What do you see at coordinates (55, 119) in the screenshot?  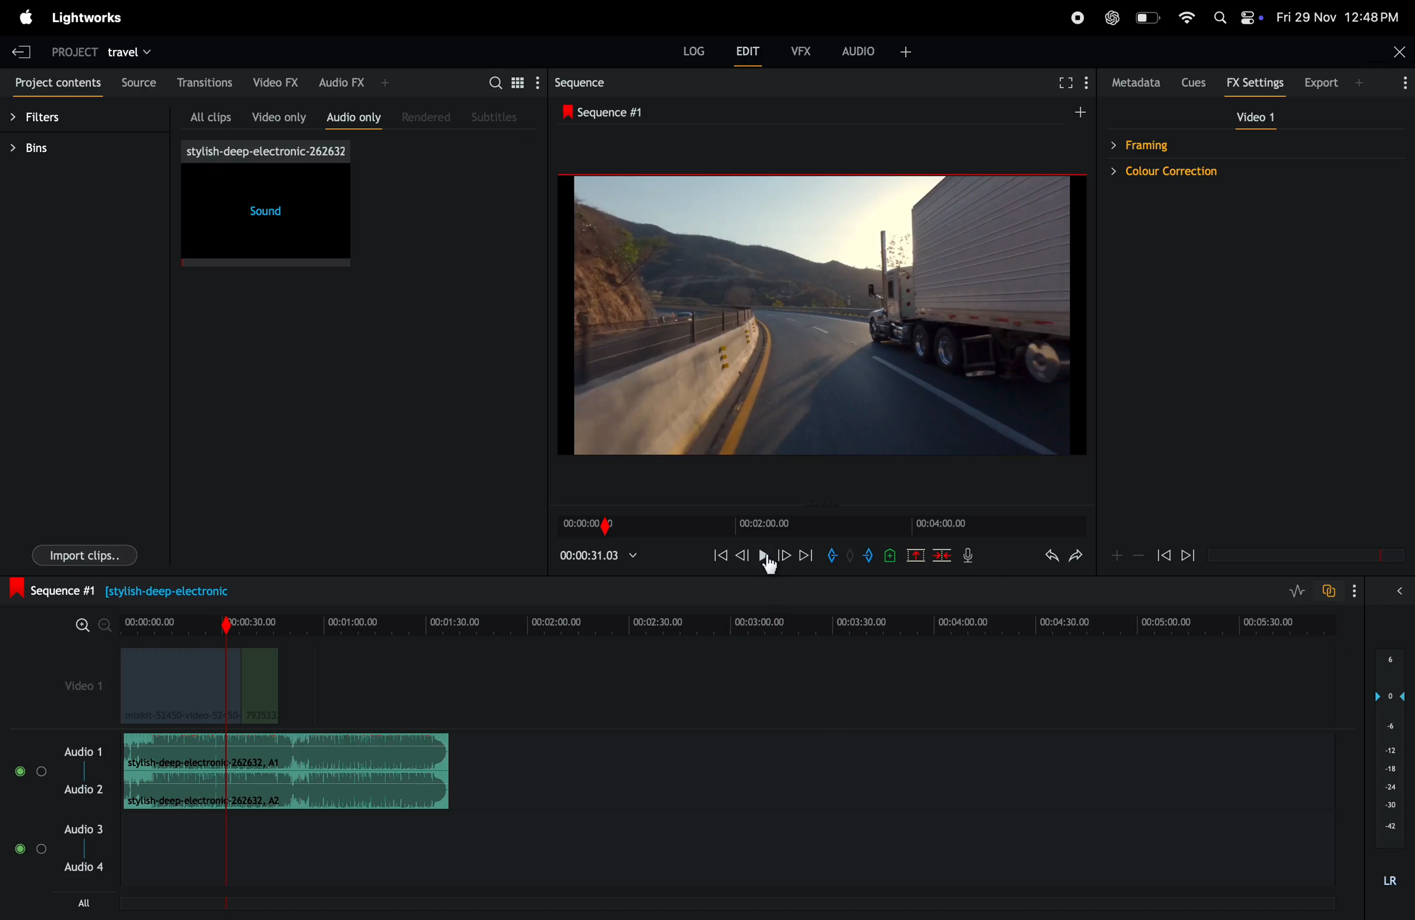 I see `filters` at bounding box center [55, 119].